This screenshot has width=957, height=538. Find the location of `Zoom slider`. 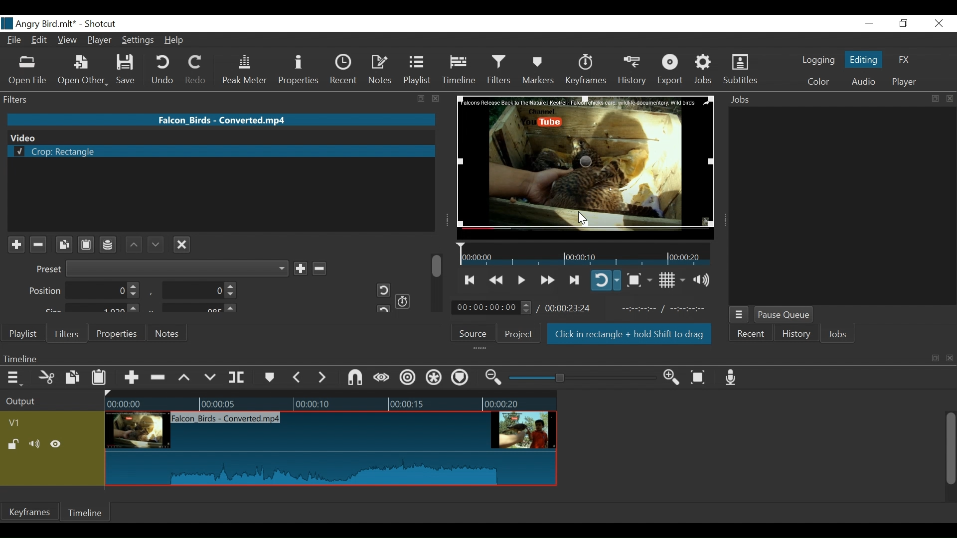

Zoom slider is located at coordinates (584, 378).